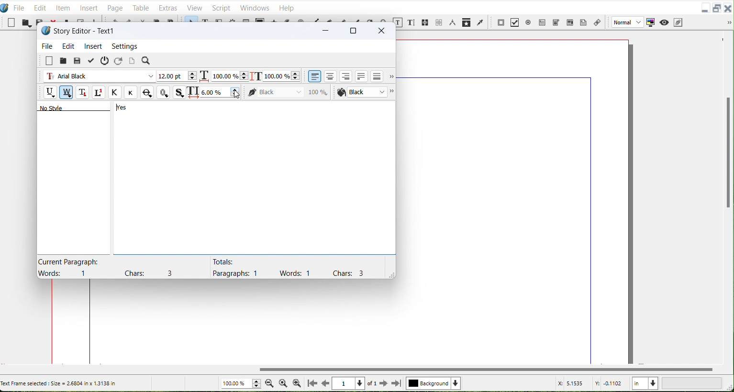 The image size is (734, 392). I want to click on PDF Text Field, so click(543, 21).